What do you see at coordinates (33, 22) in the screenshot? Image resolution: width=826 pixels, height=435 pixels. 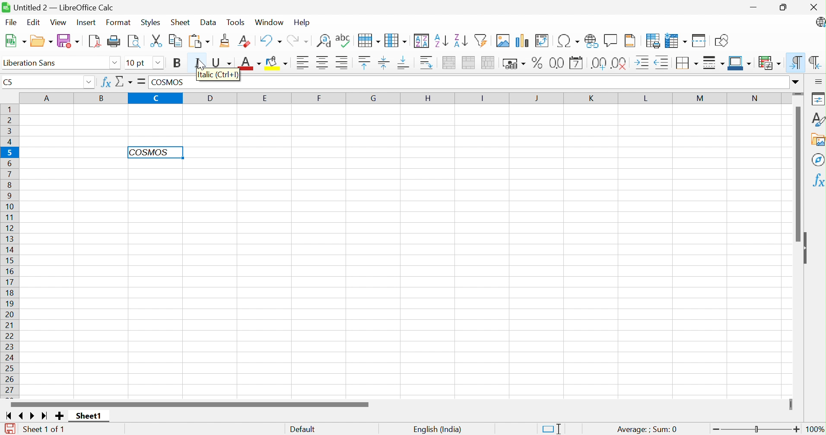 I see `Edit` at bounding box center [33, 22].